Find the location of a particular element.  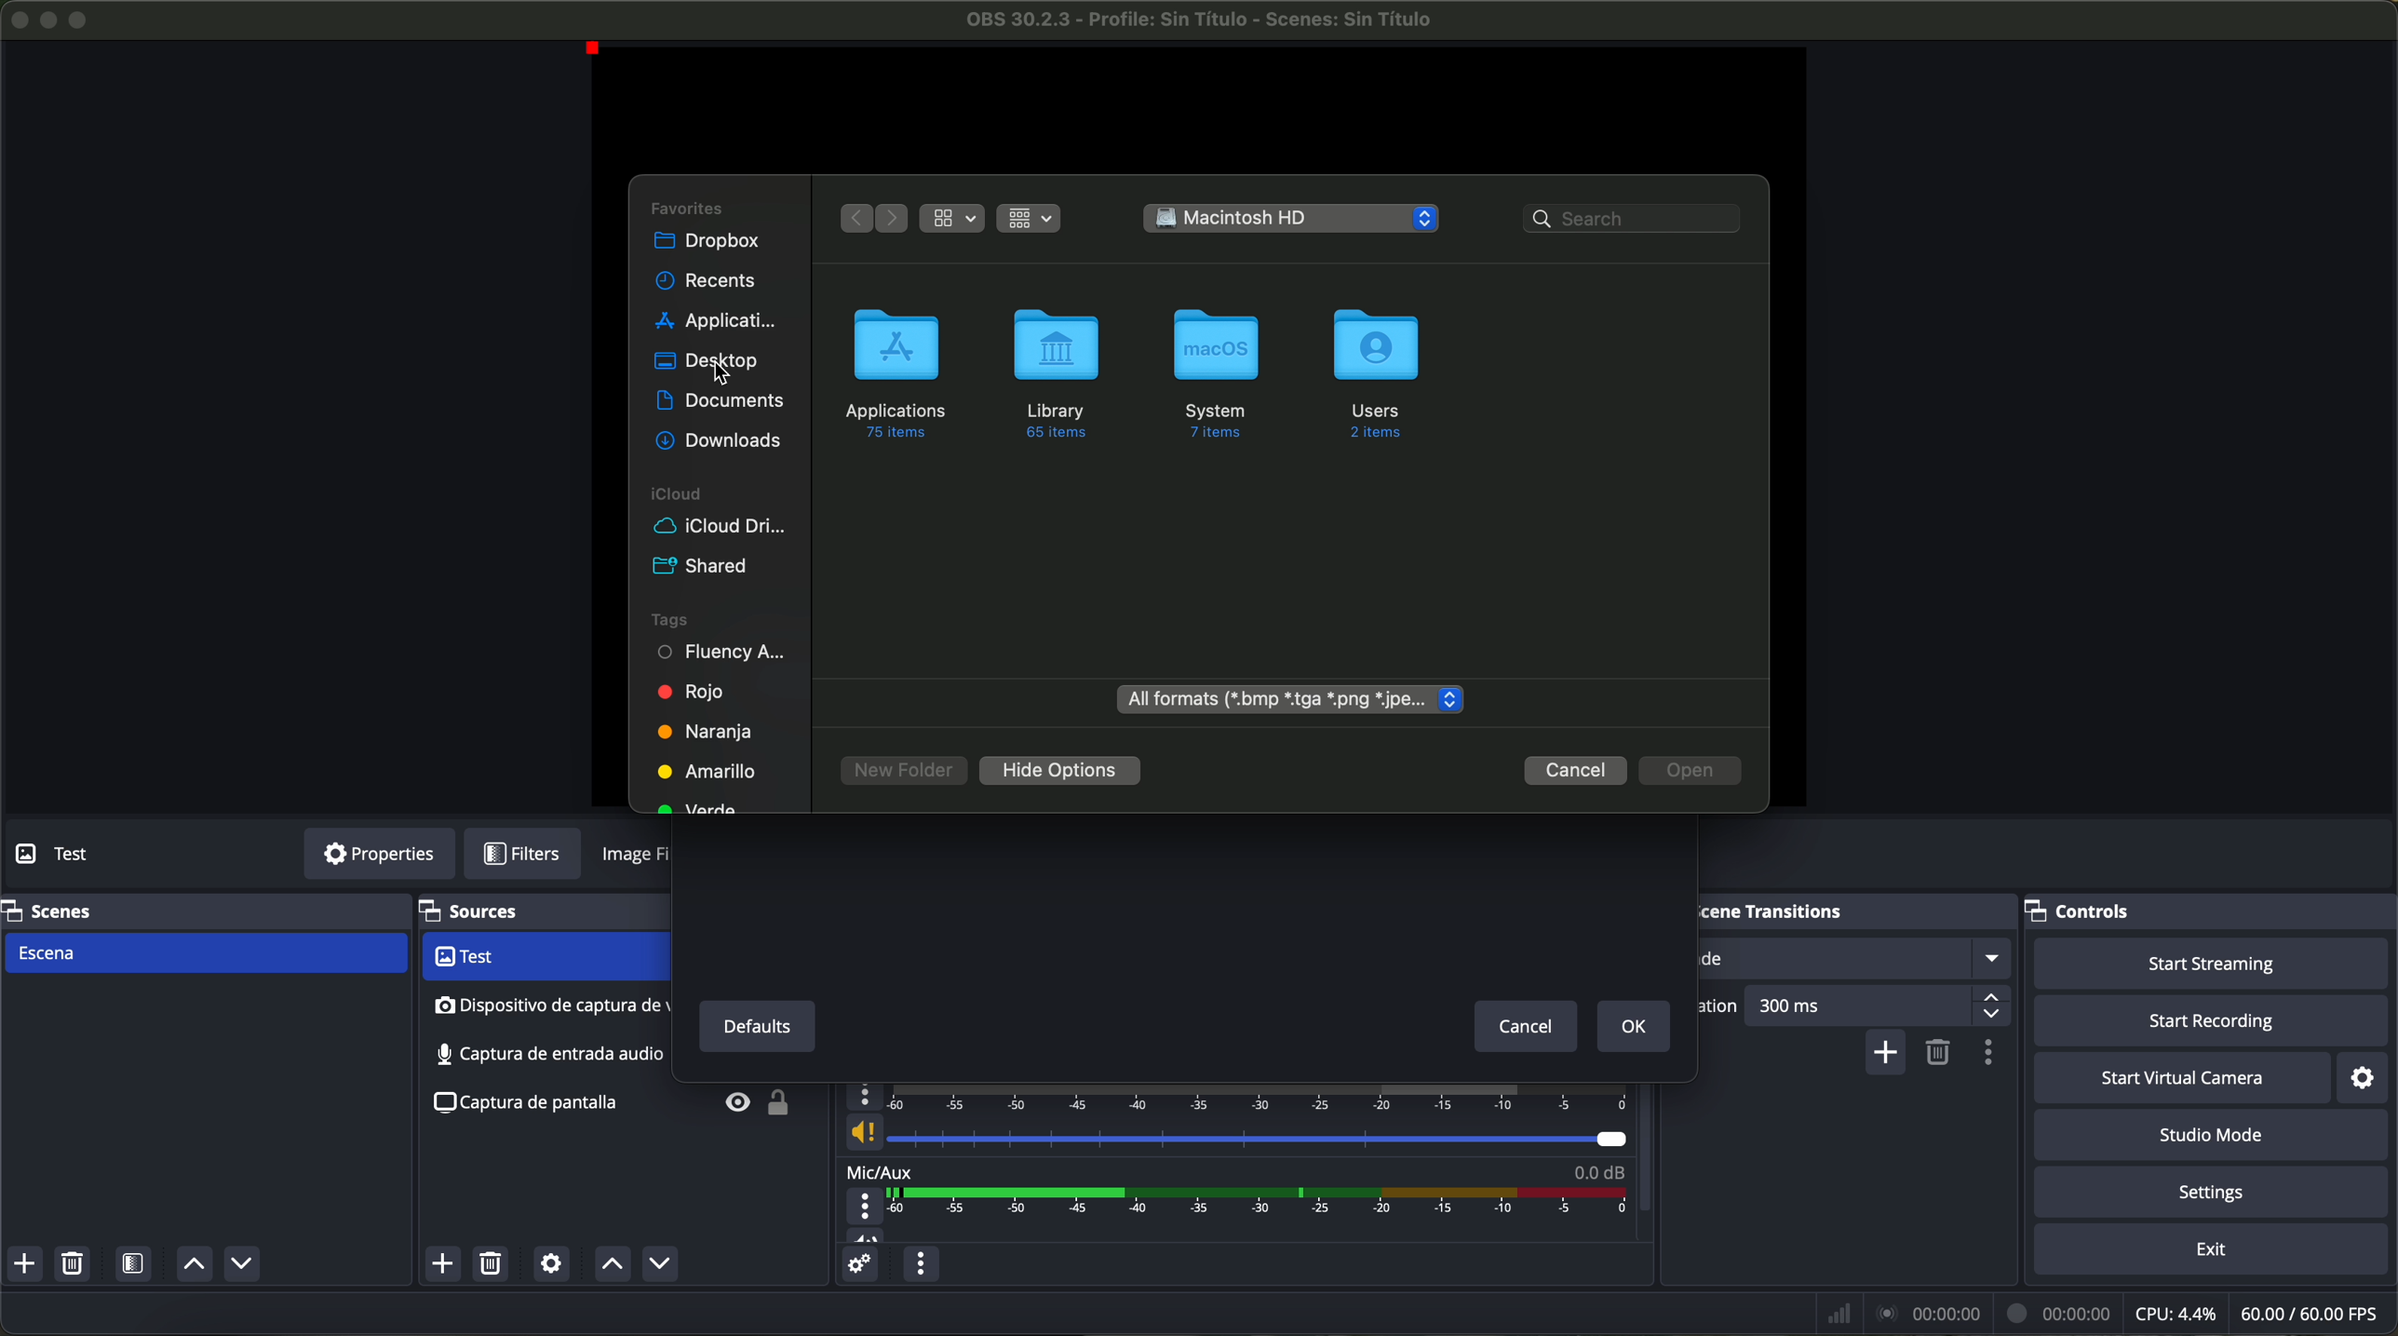

screenshot is located at coordinates (534, 1105).